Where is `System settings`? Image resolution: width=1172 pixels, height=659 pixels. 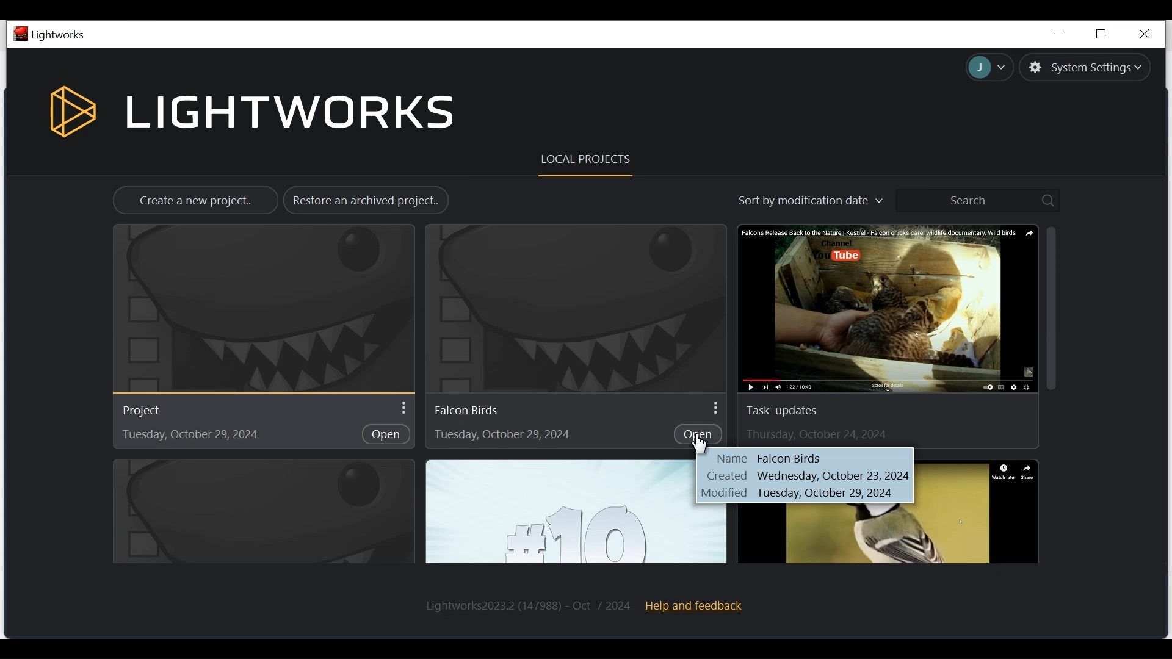 System settings is located at coordinates (1085, 67).